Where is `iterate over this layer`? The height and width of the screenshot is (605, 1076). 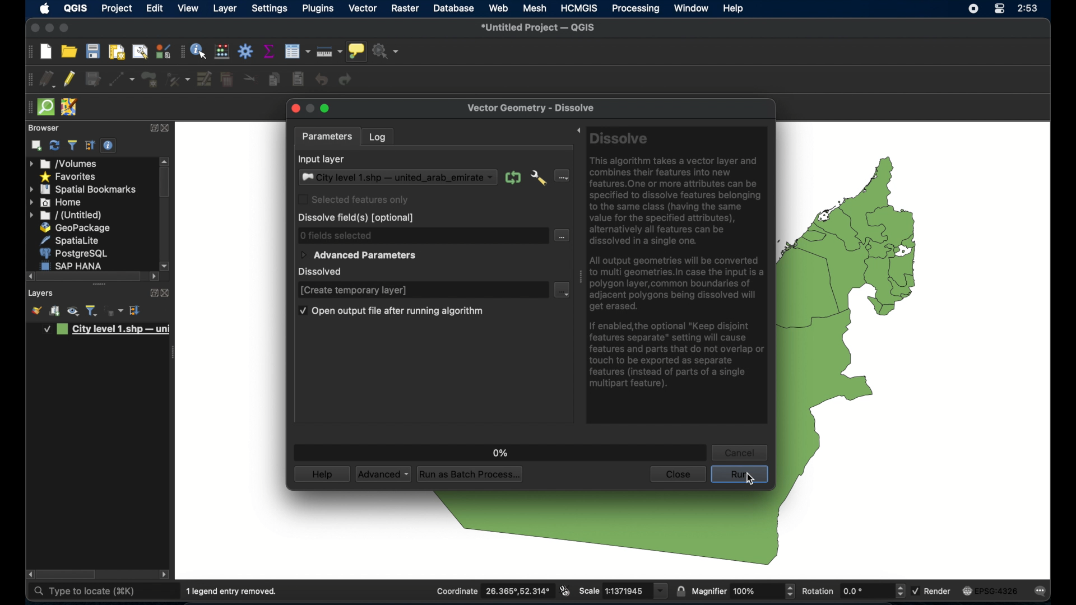 iterate over this layer is located at coordinates (513, 178).